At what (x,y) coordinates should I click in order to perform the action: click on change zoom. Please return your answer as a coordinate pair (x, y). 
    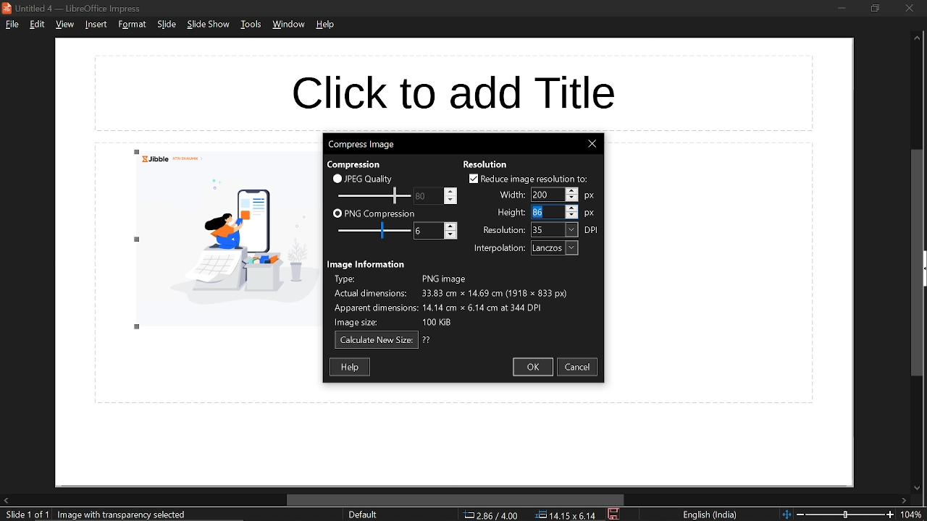
    Looking at the image, I should click on (838, 514).